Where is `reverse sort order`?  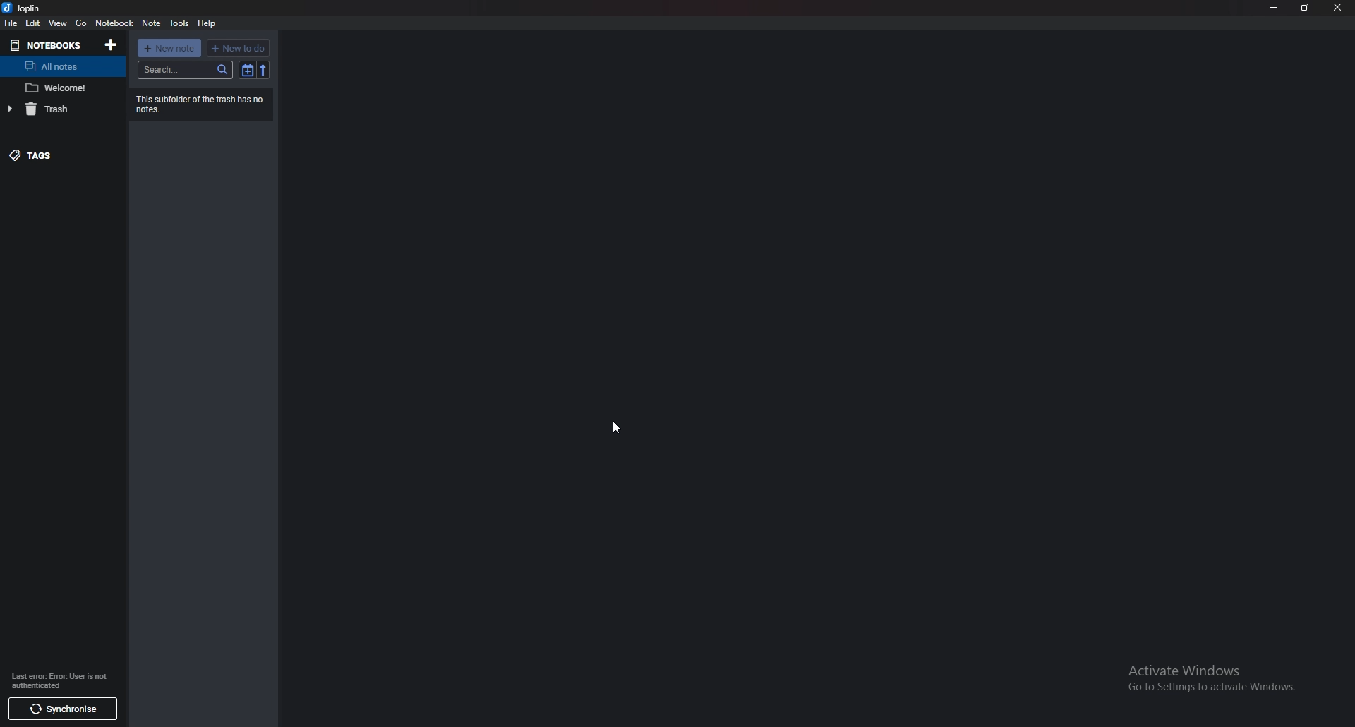 reverse sort order is located at coordinates (264, 70).